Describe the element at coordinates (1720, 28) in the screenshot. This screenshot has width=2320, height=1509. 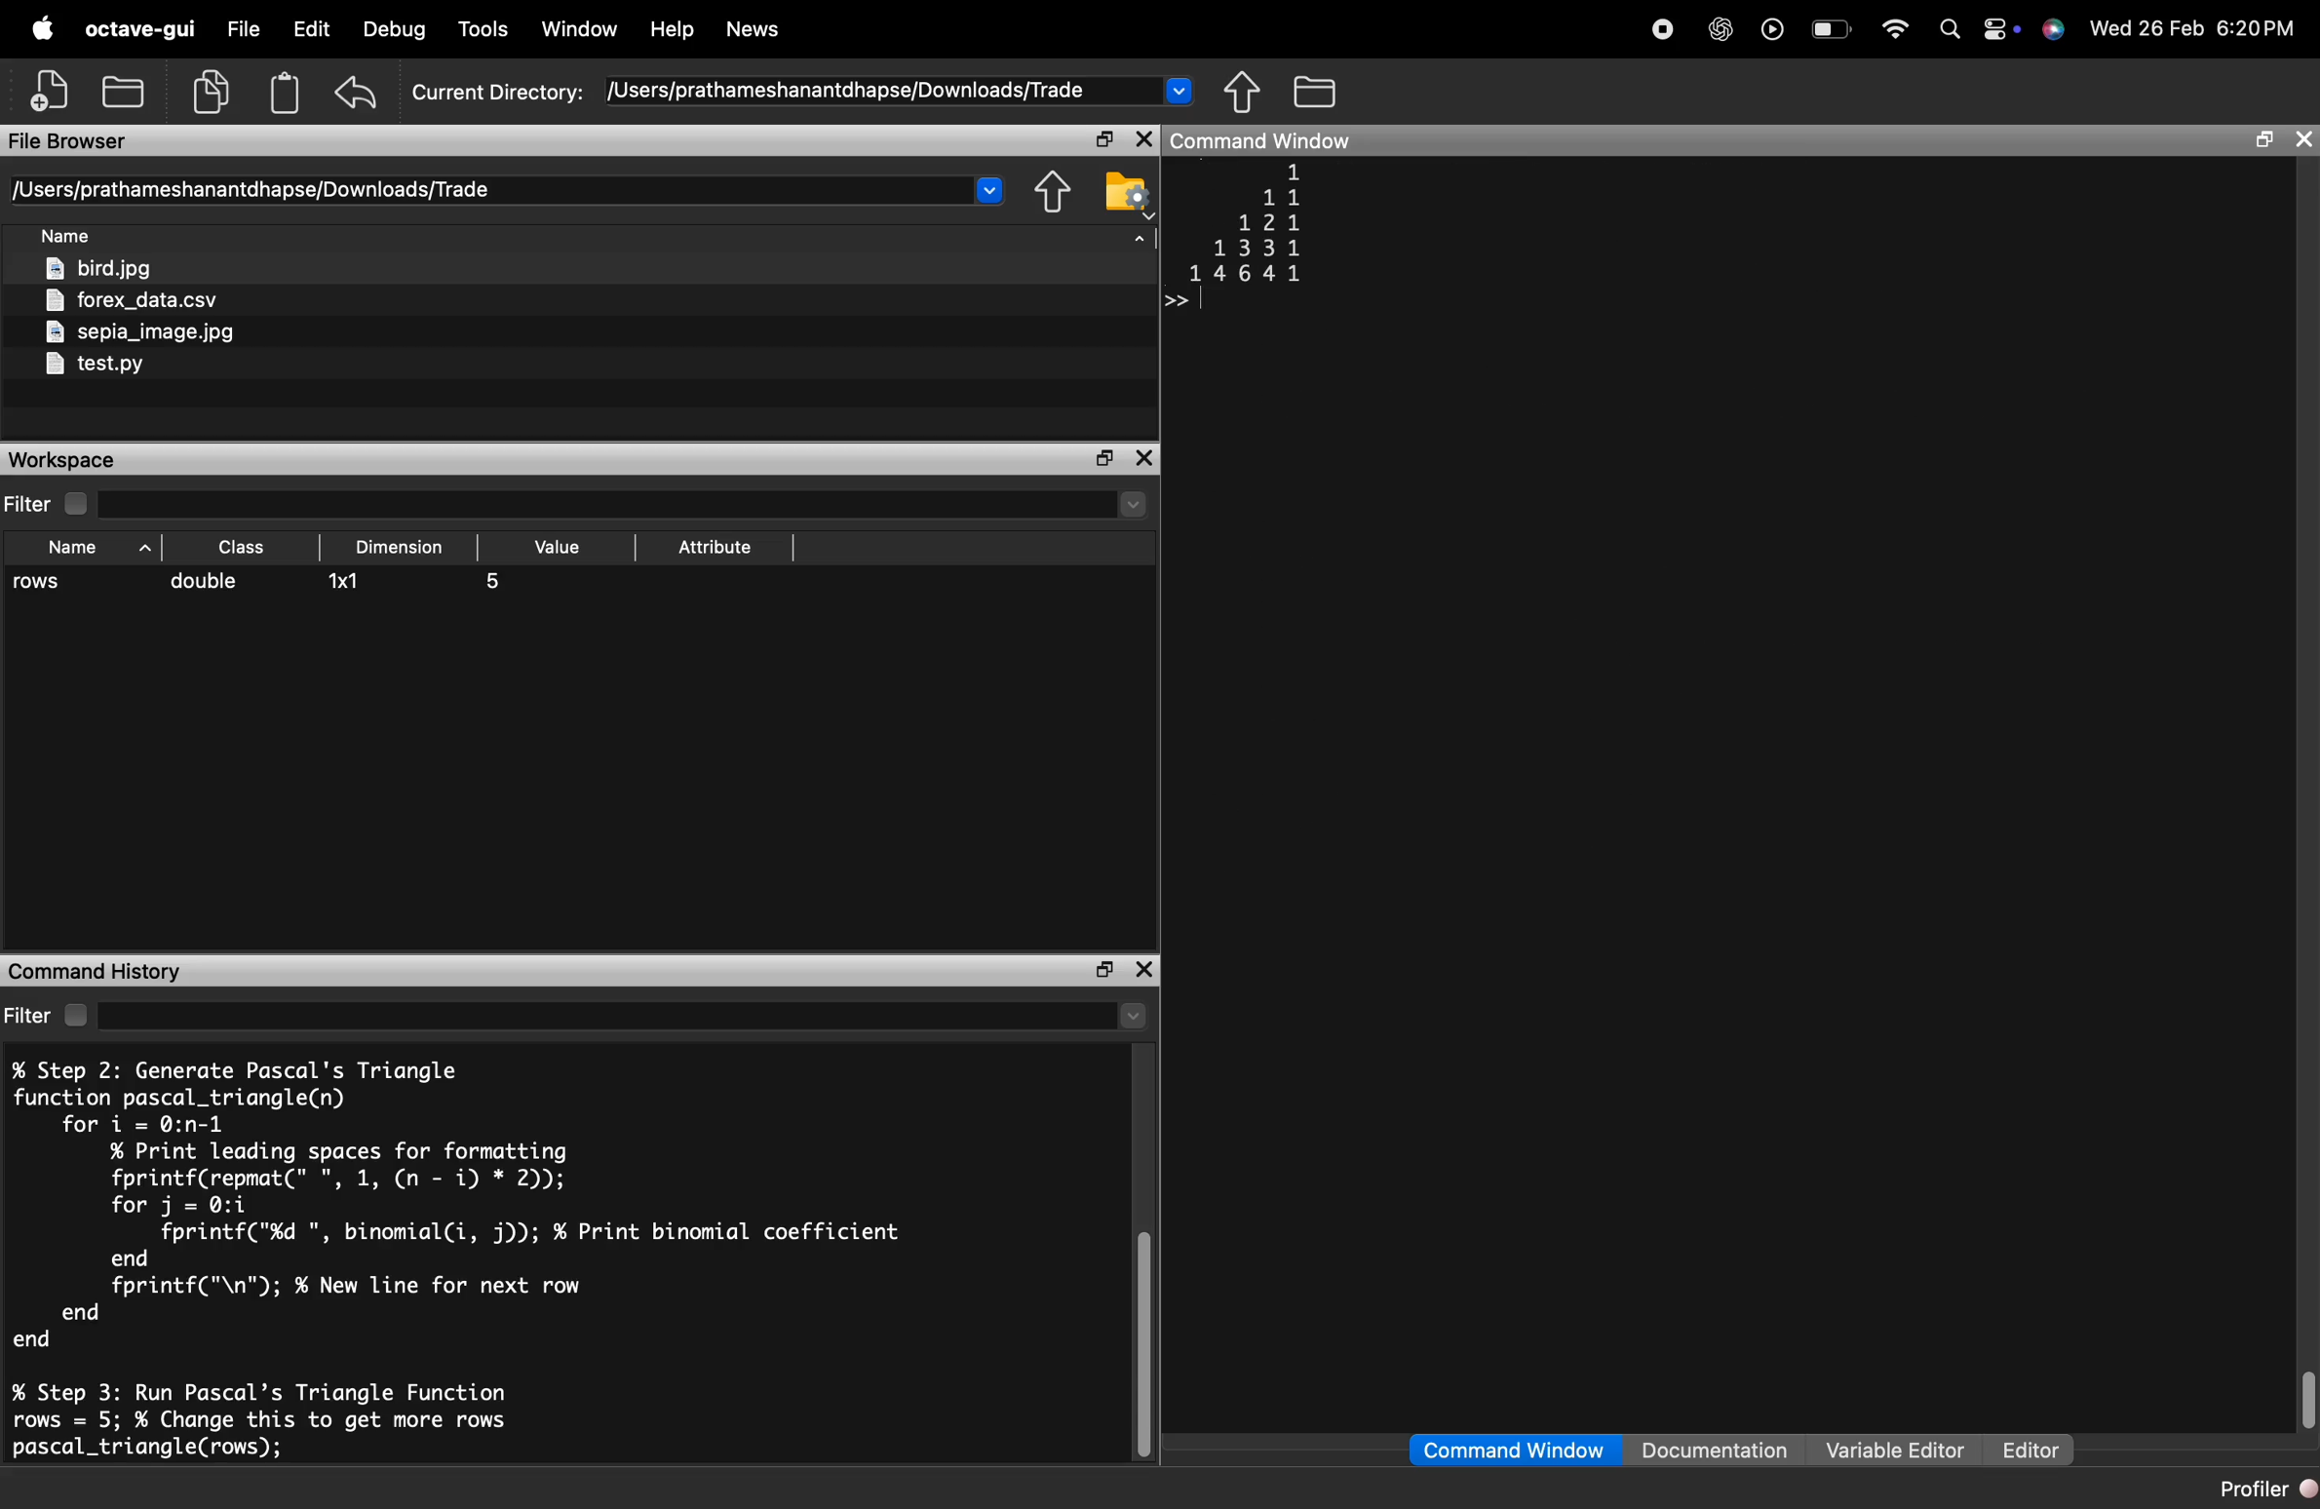
I see `chatgpt` at that location.